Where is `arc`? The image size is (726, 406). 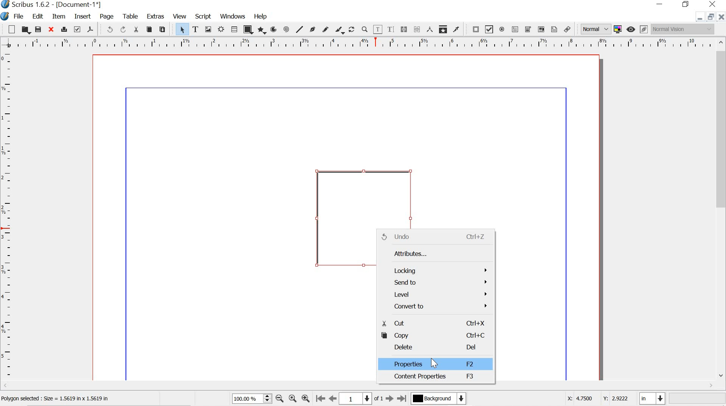 arc is located at coordinates (274, 29).